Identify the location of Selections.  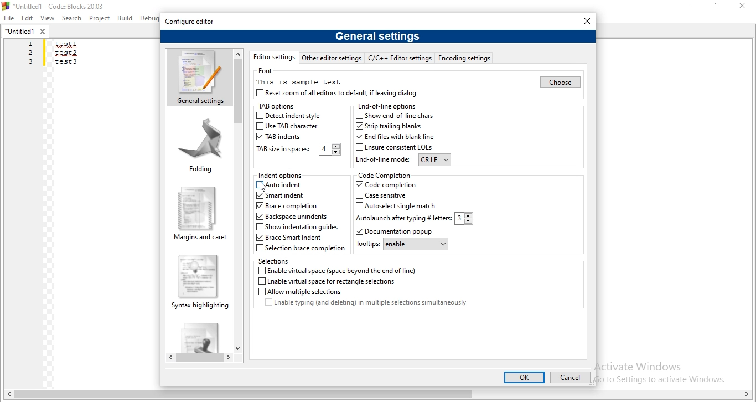
(276, 261).